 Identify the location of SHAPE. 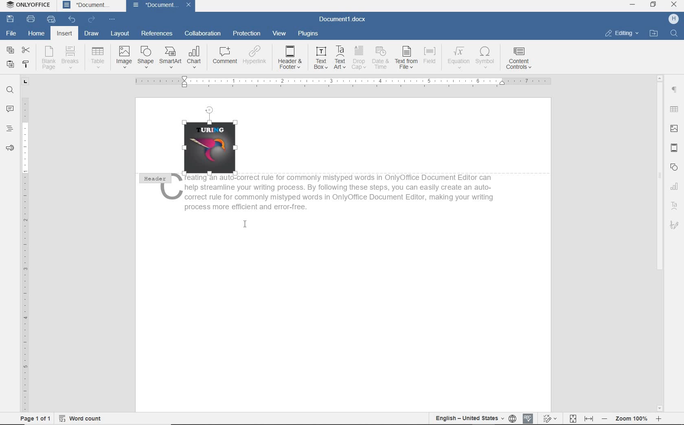
(675, 168).